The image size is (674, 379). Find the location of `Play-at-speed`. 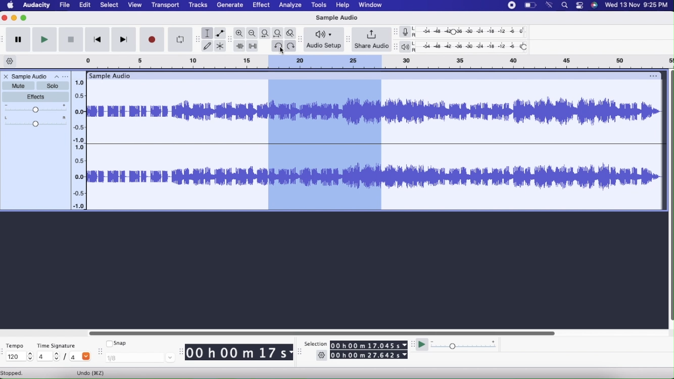

Play-at-speed is located at coordinates (423, 345).